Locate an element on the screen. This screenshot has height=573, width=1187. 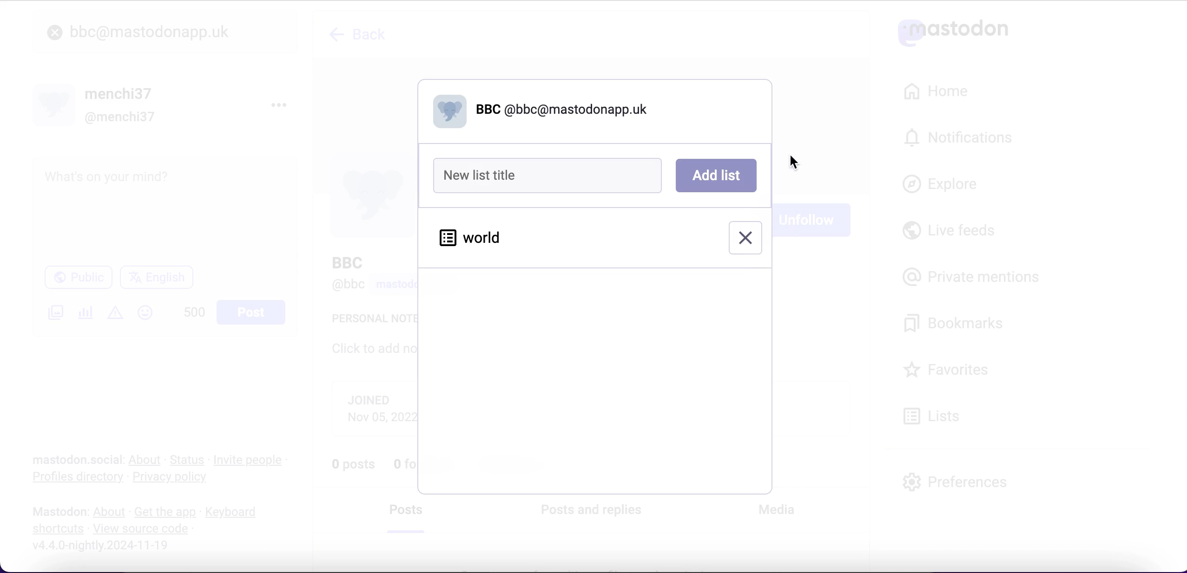
emojis is located at coordinates (149, 317).